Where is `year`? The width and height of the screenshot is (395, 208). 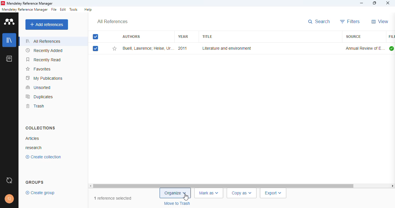 year is located at coordinates (183, 36).